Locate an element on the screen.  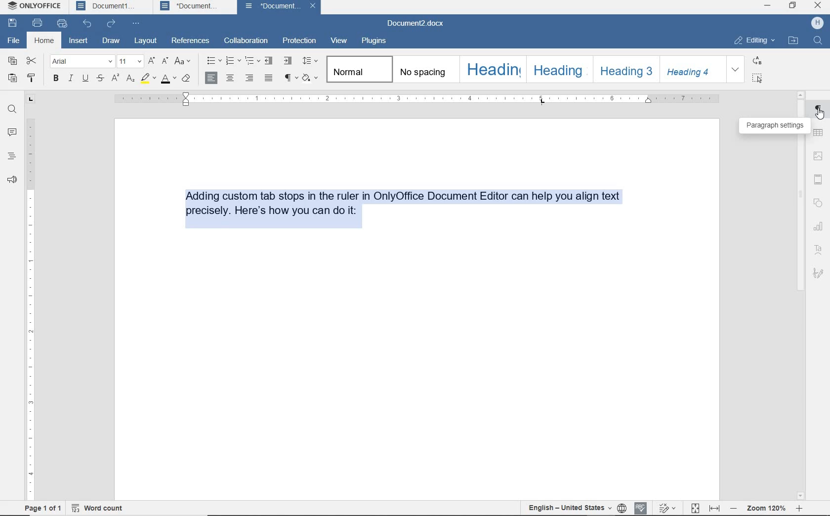
ruler is located at coordinates (415, 98).